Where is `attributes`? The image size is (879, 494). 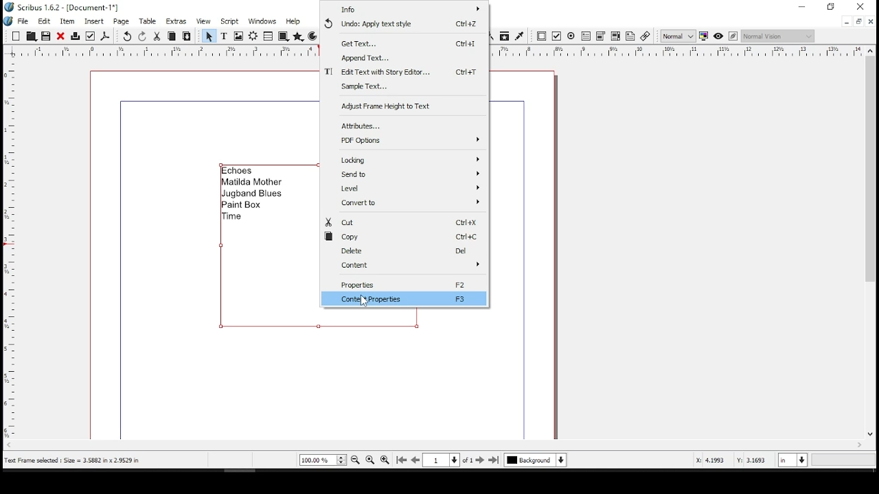
attributes is located at coordinates (407, 125).